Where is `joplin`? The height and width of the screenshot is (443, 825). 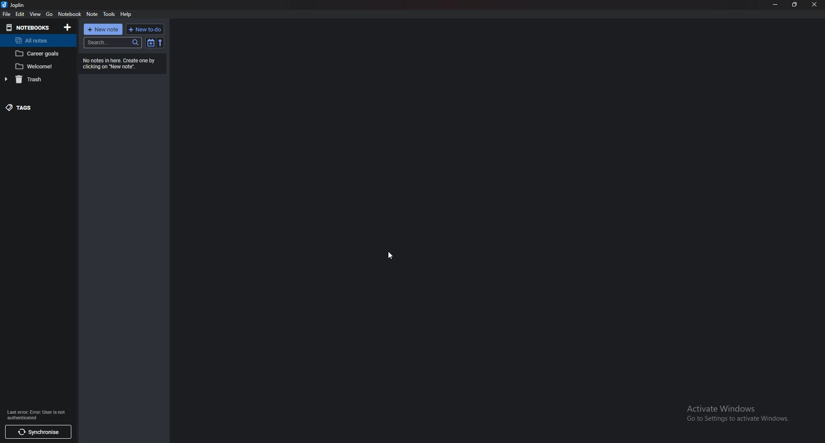
joplin is located at coordinates (16, 5).